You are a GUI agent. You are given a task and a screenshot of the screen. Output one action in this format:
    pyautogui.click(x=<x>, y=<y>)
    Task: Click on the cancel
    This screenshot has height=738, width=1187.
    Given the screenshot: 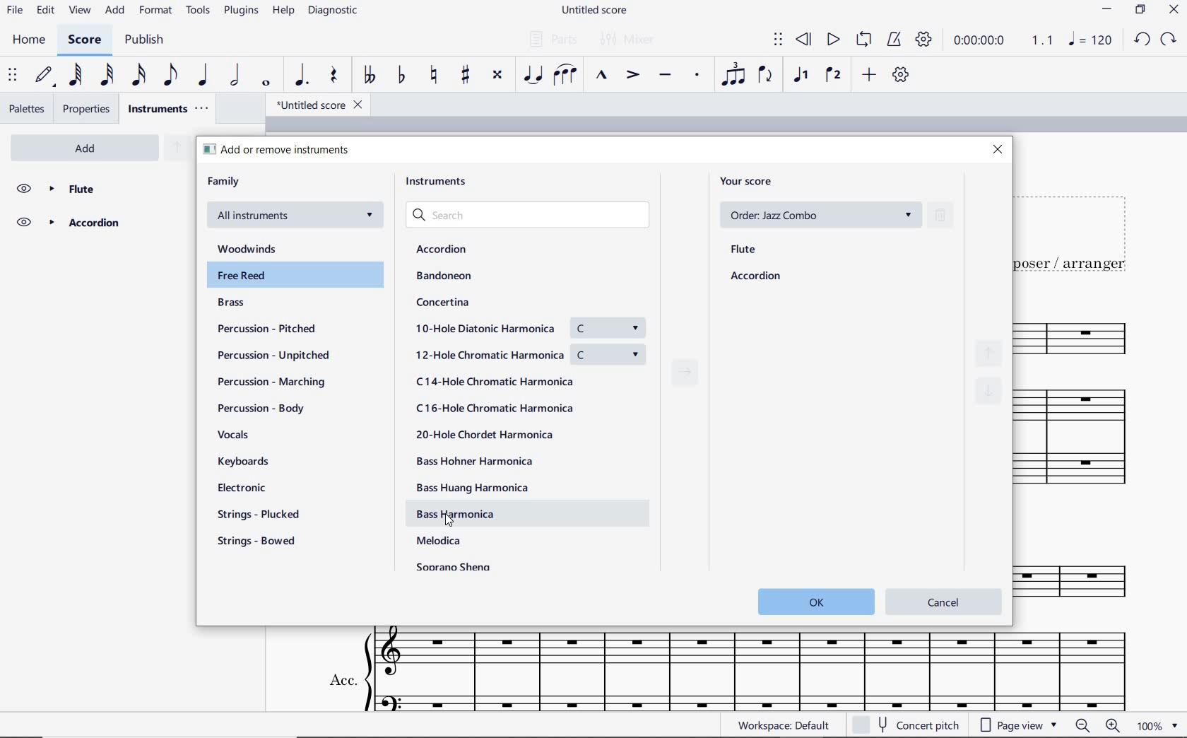 What is the action you would take?
    pyautogui.click(x=943, y=599)
    